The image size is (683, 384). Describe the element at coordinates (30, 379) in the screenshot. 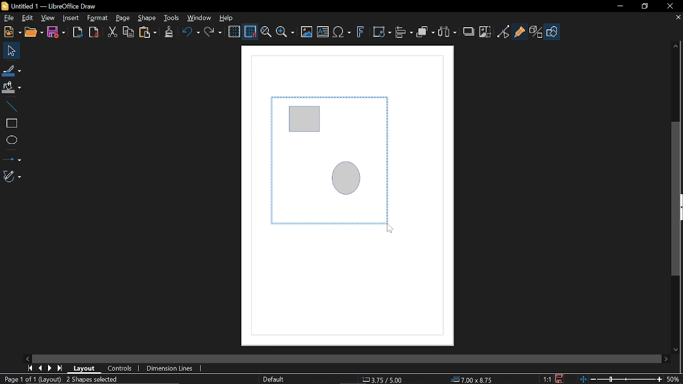

I see `Current page` at that location.